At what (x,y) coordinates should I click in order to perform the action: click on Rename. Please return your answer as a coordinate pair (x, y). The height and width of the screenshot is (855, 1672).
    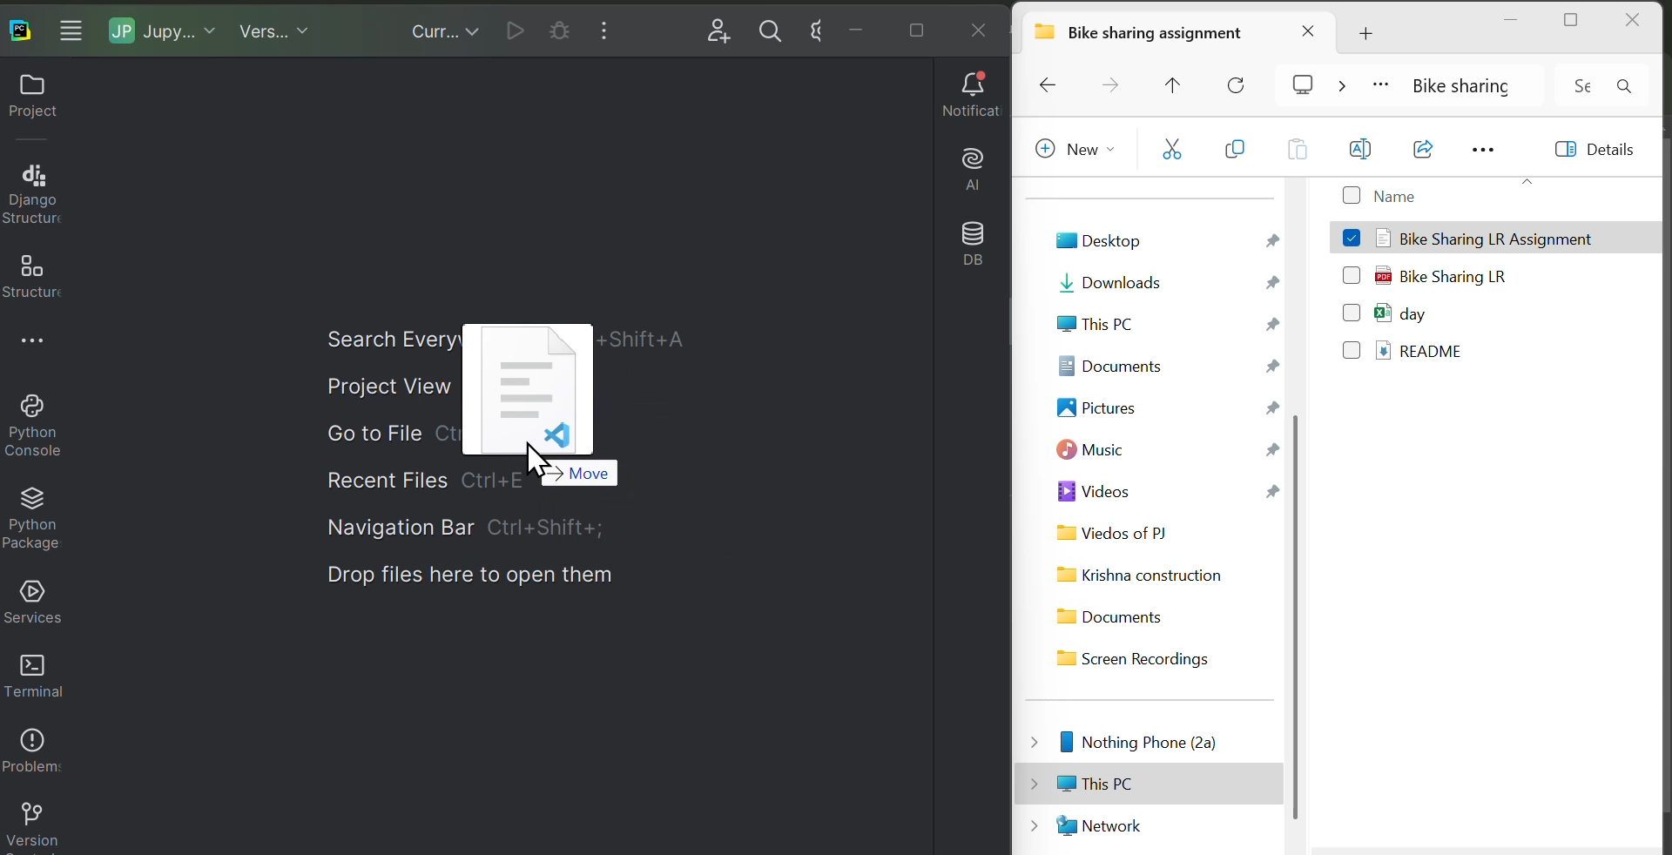
    Looking at the image, I should click on (1362, 149).